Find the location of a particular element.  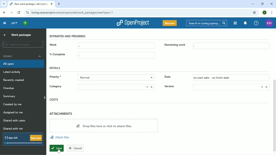

version box is located at coordinates (229, 87).